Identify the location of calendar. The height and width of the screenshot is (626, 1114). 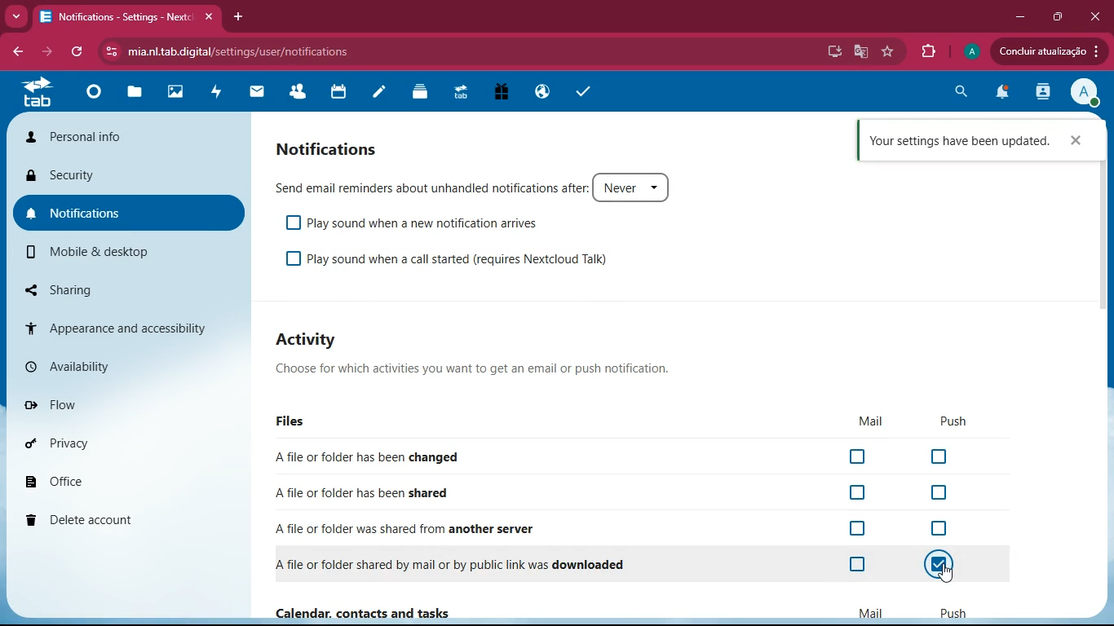
(338, 93).